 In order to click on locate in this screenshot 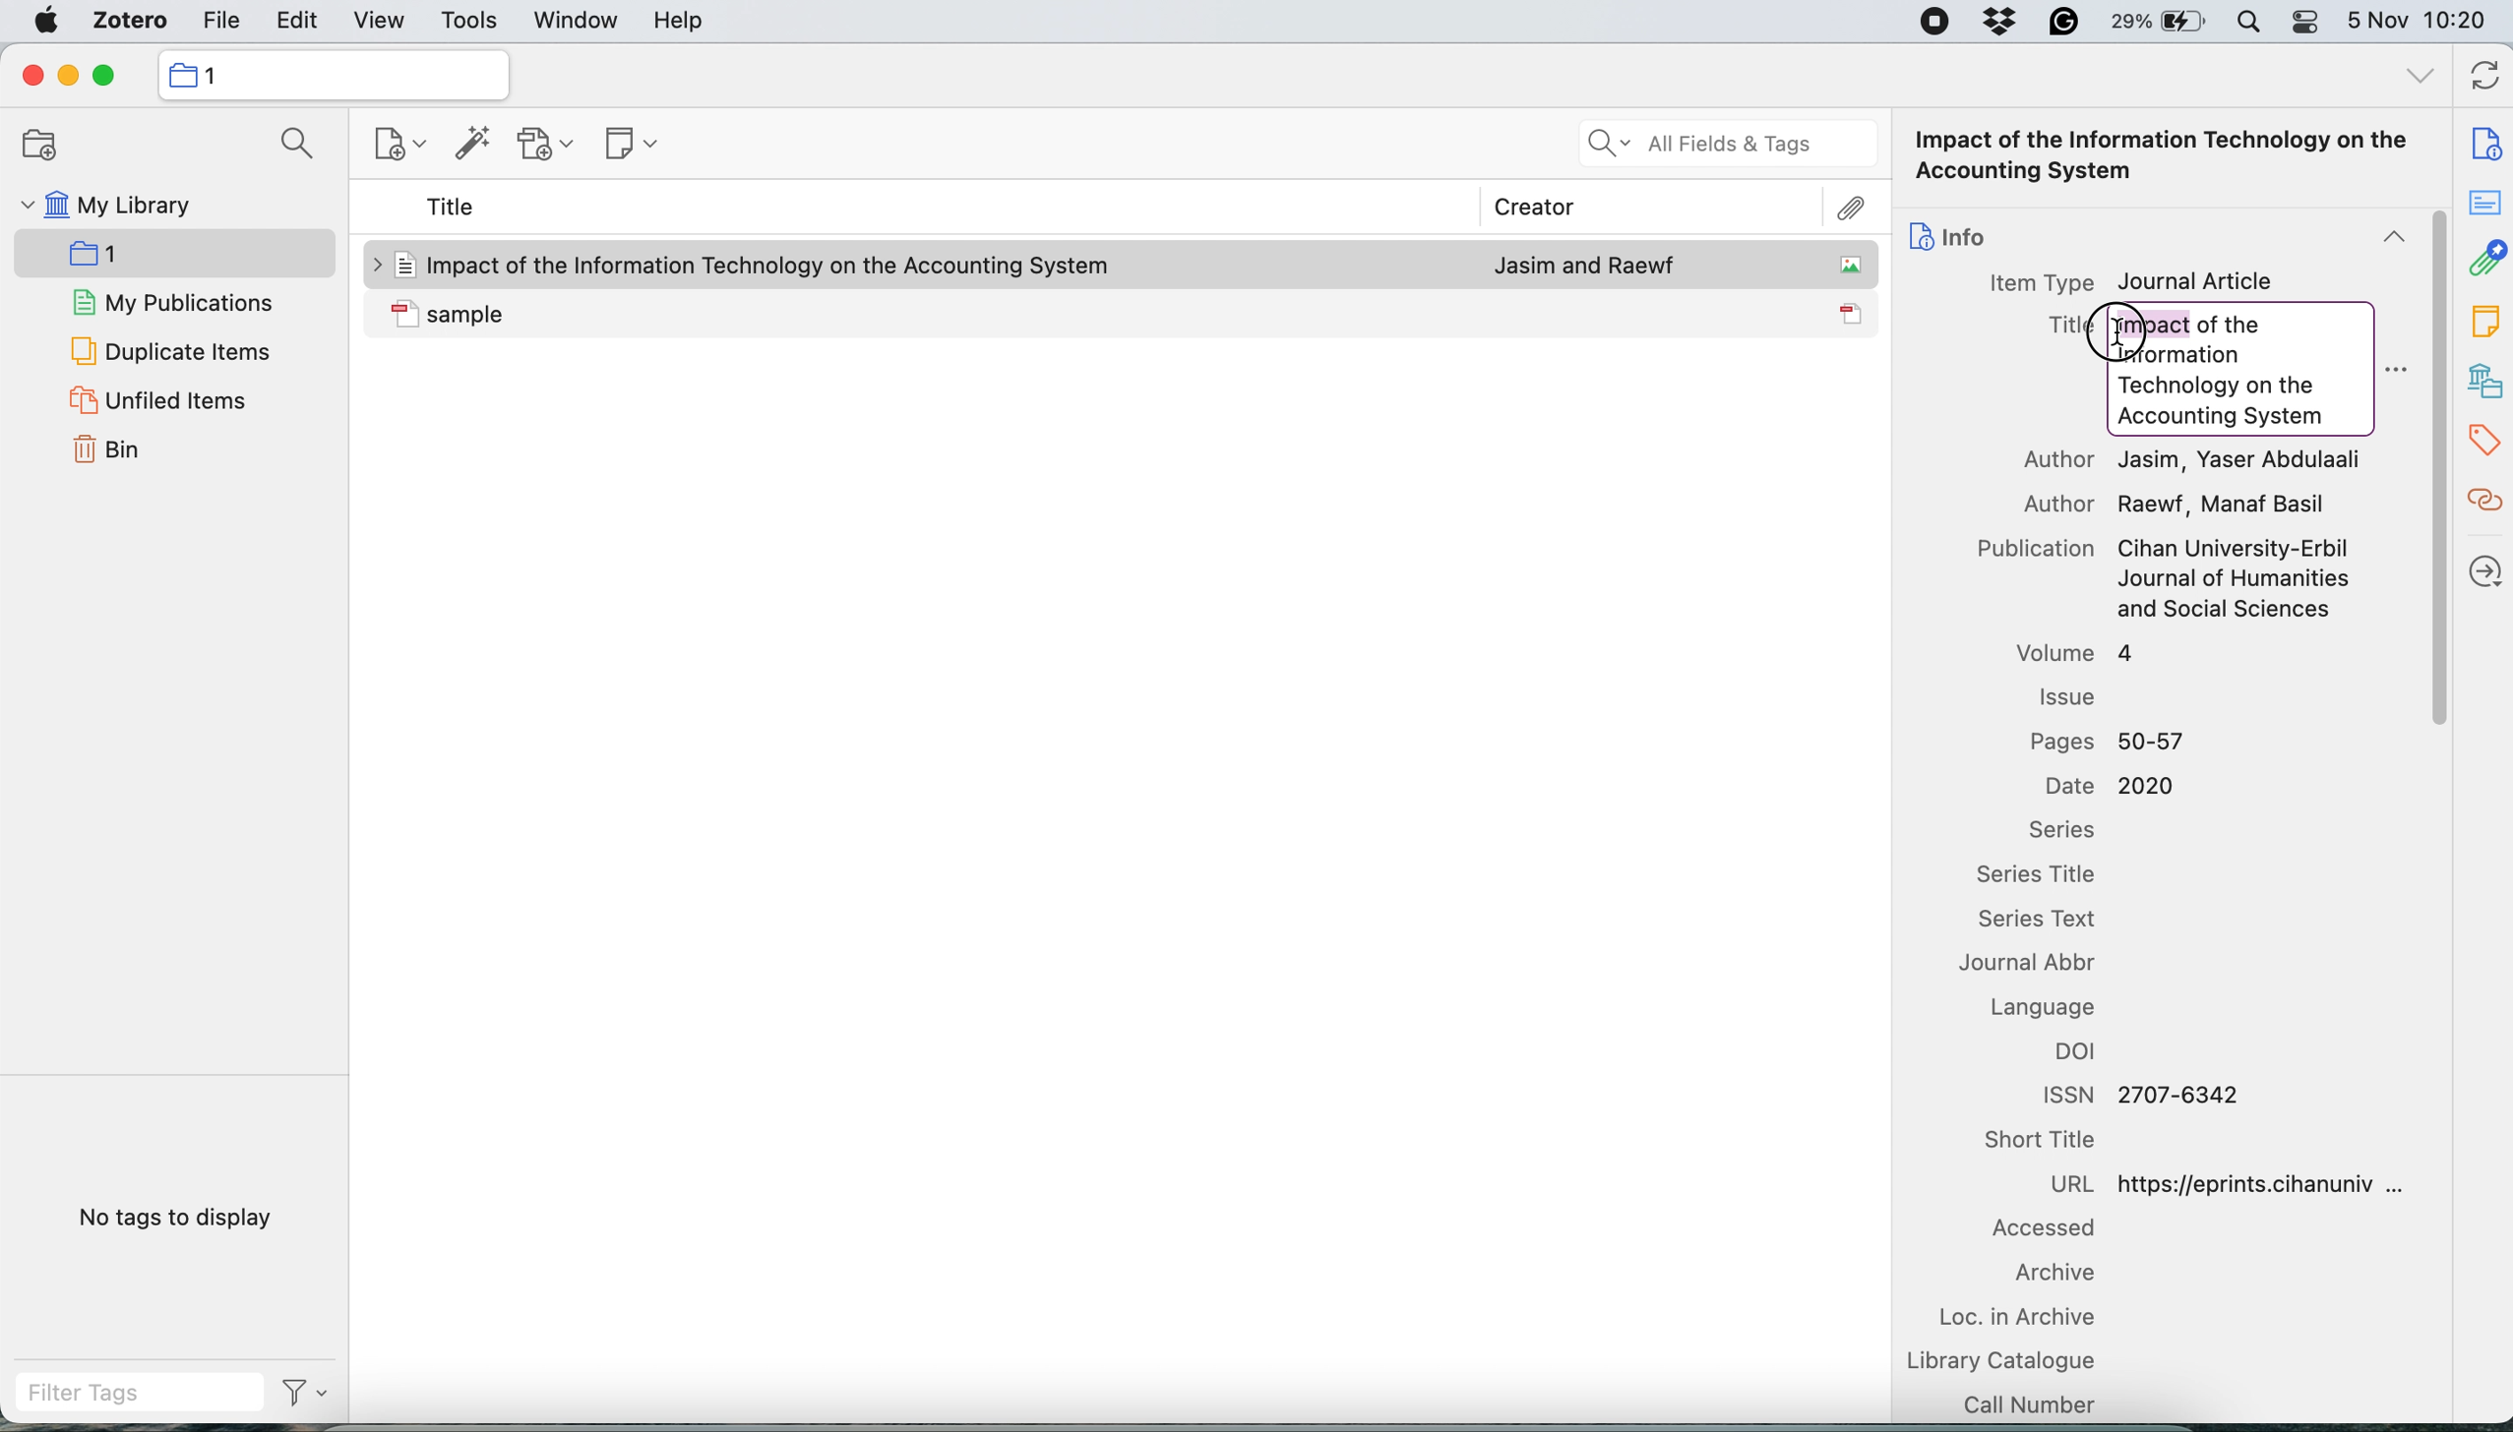, I will do `click(2482, 573)`.